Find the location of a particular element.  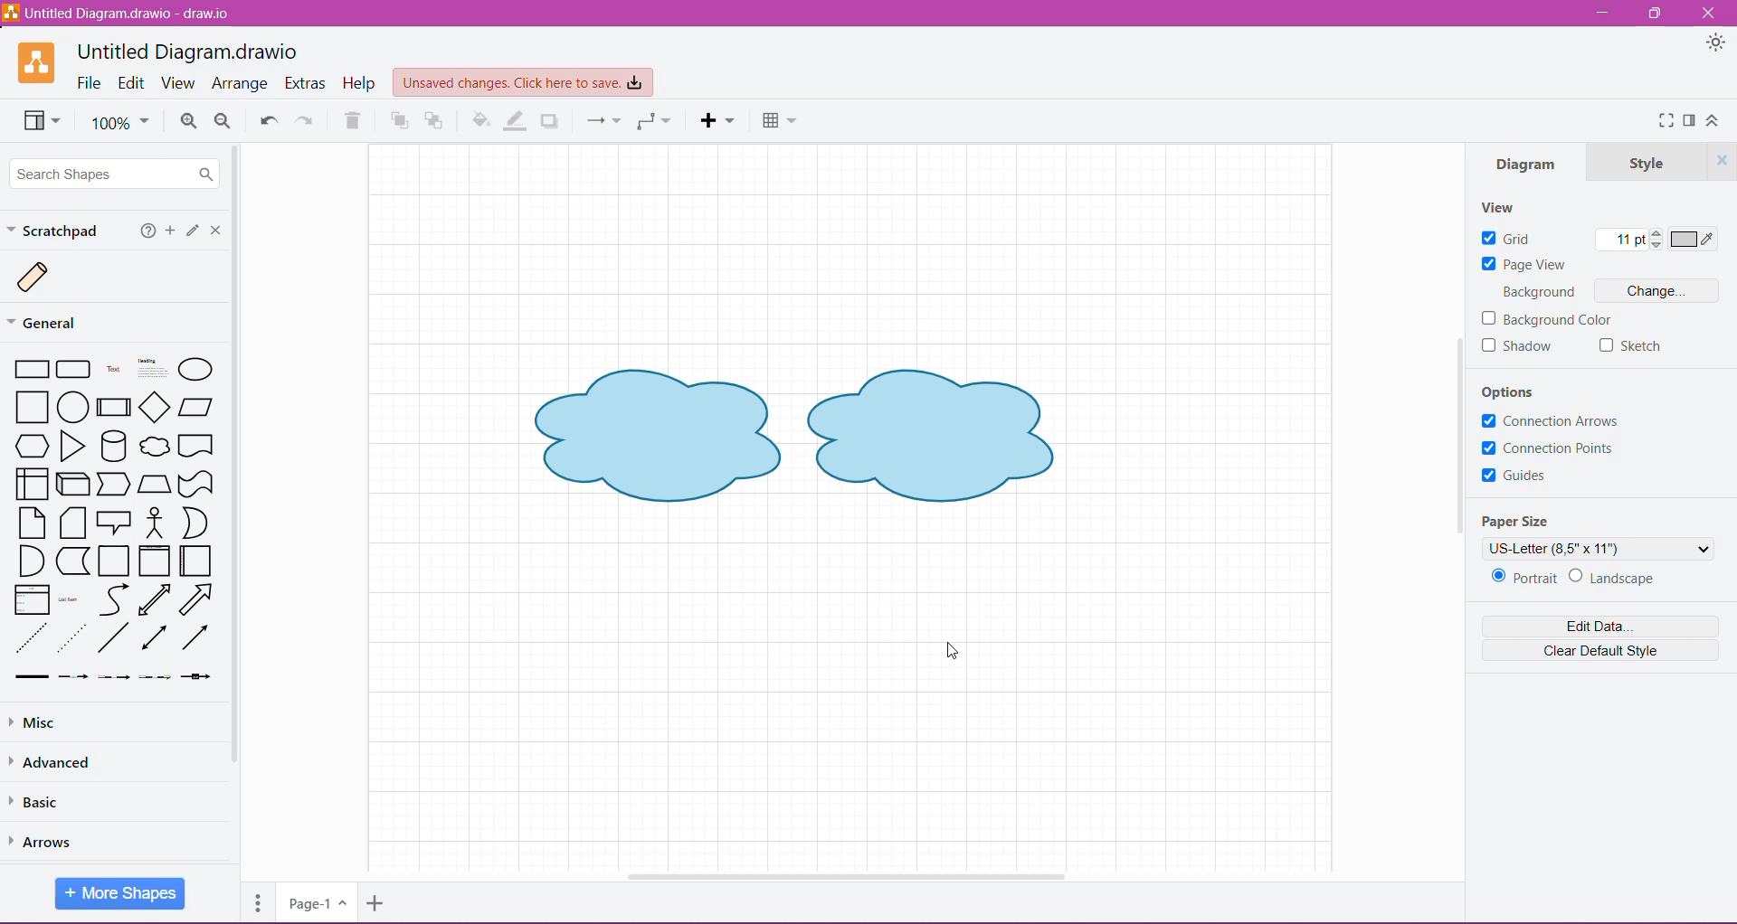

Scratchpad is located at coordinates (56, 231).